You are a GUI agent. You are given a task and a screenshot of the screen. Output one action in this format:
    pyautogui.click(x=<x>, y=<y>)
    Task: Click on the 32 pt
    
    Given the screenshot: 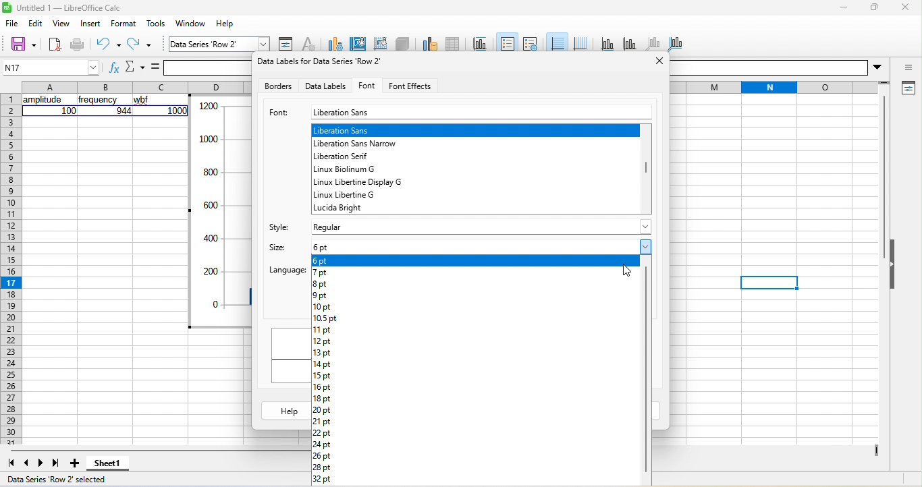 What is the action you would take?
    pyautogui.click(x=323, y=480)
    